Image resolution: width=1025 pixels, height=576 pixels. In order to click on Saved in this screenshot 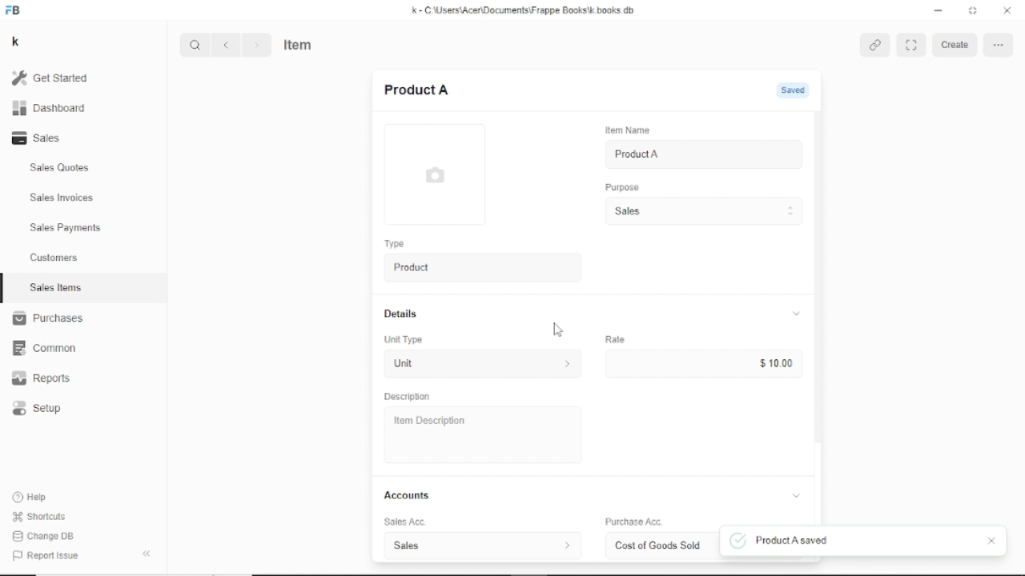, I will do `click(798, 90)`.